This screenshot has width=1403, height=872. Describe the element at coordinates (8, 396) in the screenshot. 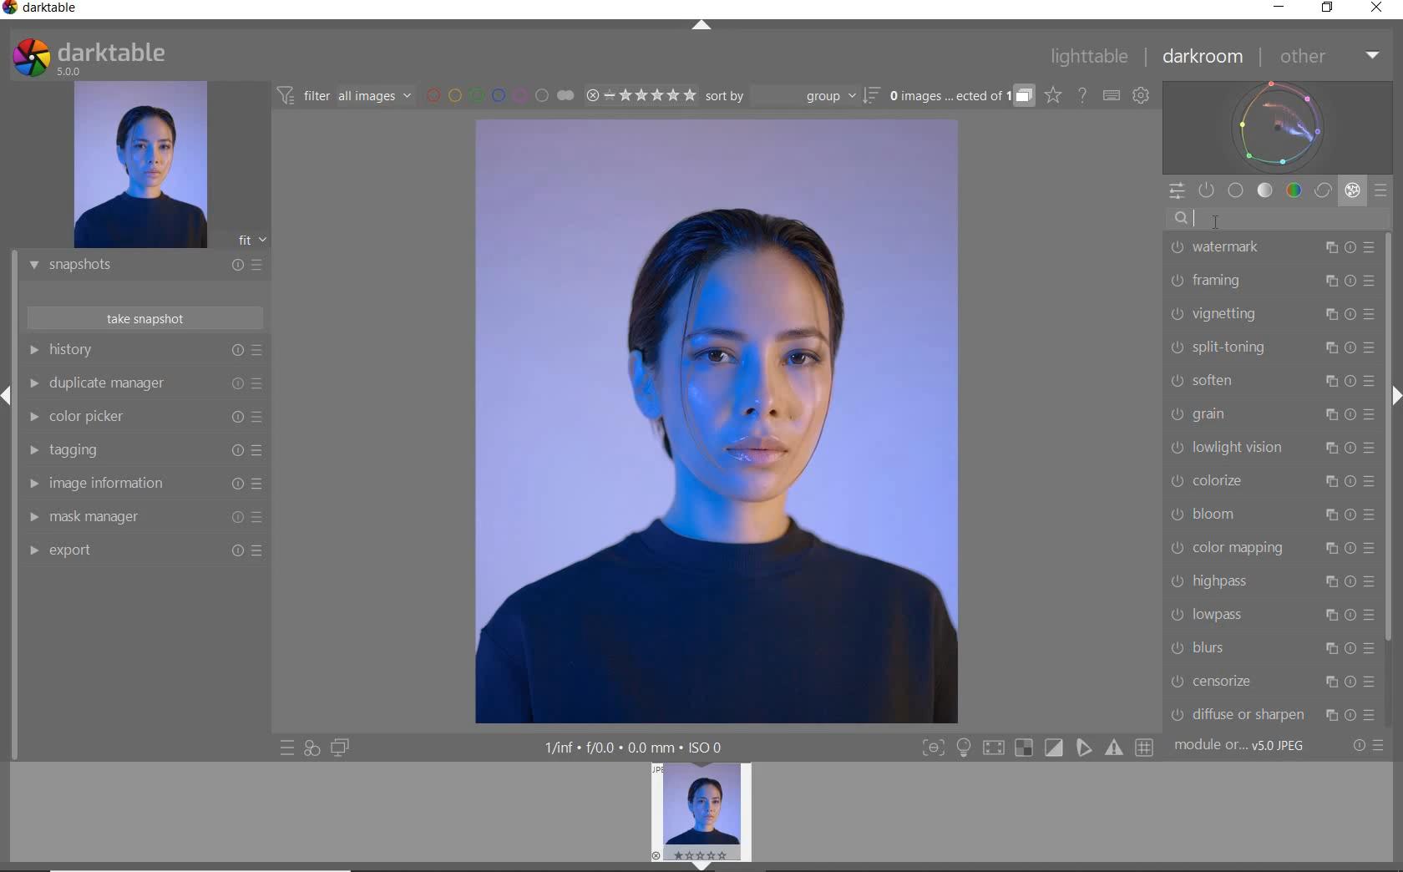

I see `Expand/Collapse` at that location.